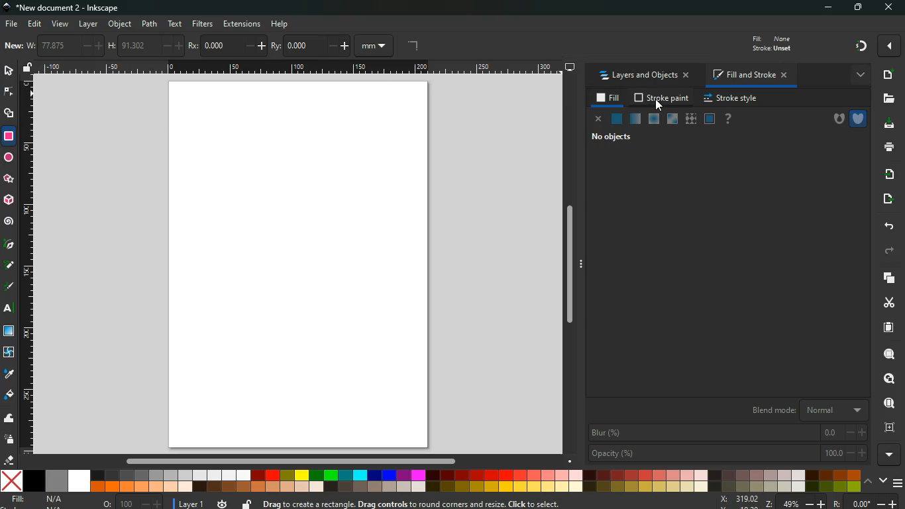 Image resolution: width=905 pixels, height=509 pixels. I want to click on rx, so click(227, 46).